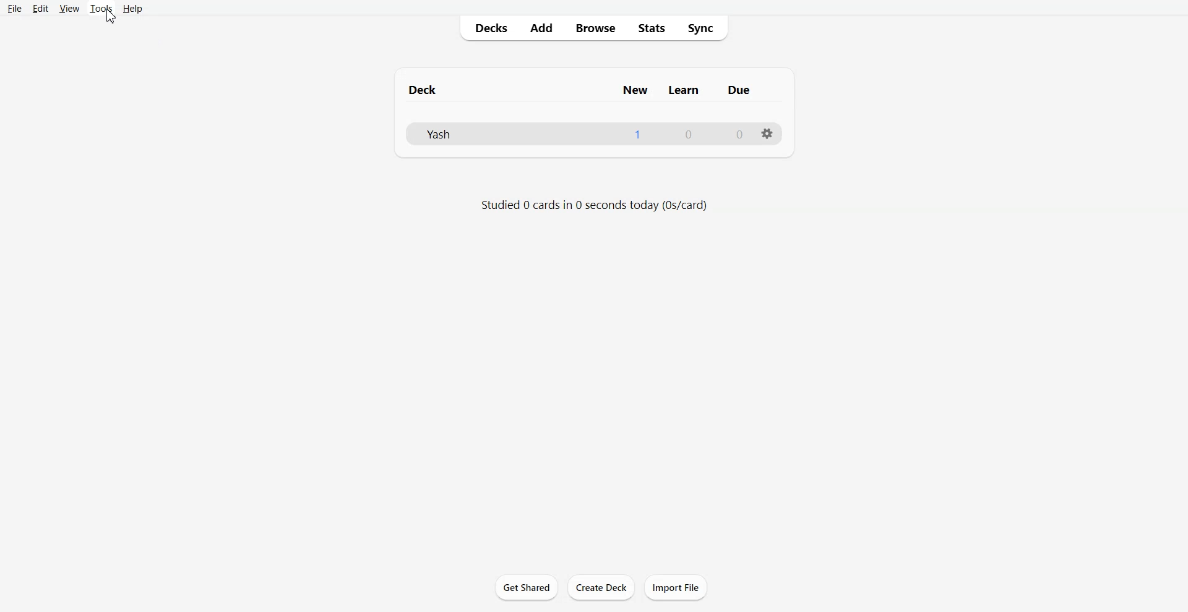 This screenshot has width=1188, height=612. Describe the element at coordinates (40, 8) in the screenshot. I see `Edit` at that location.